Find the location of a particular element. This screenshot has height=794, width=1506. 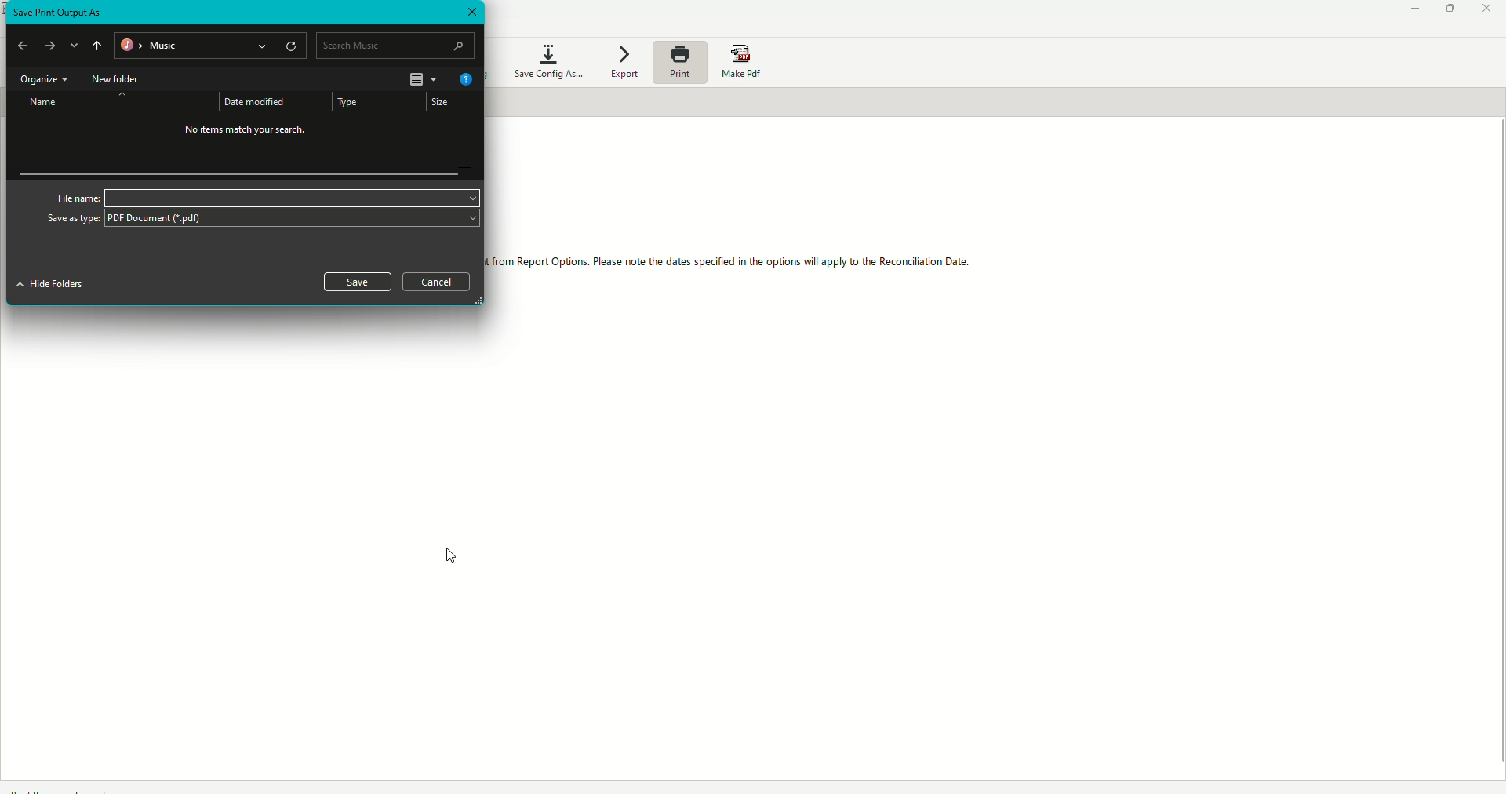

up is located at coordinates (97, 45).